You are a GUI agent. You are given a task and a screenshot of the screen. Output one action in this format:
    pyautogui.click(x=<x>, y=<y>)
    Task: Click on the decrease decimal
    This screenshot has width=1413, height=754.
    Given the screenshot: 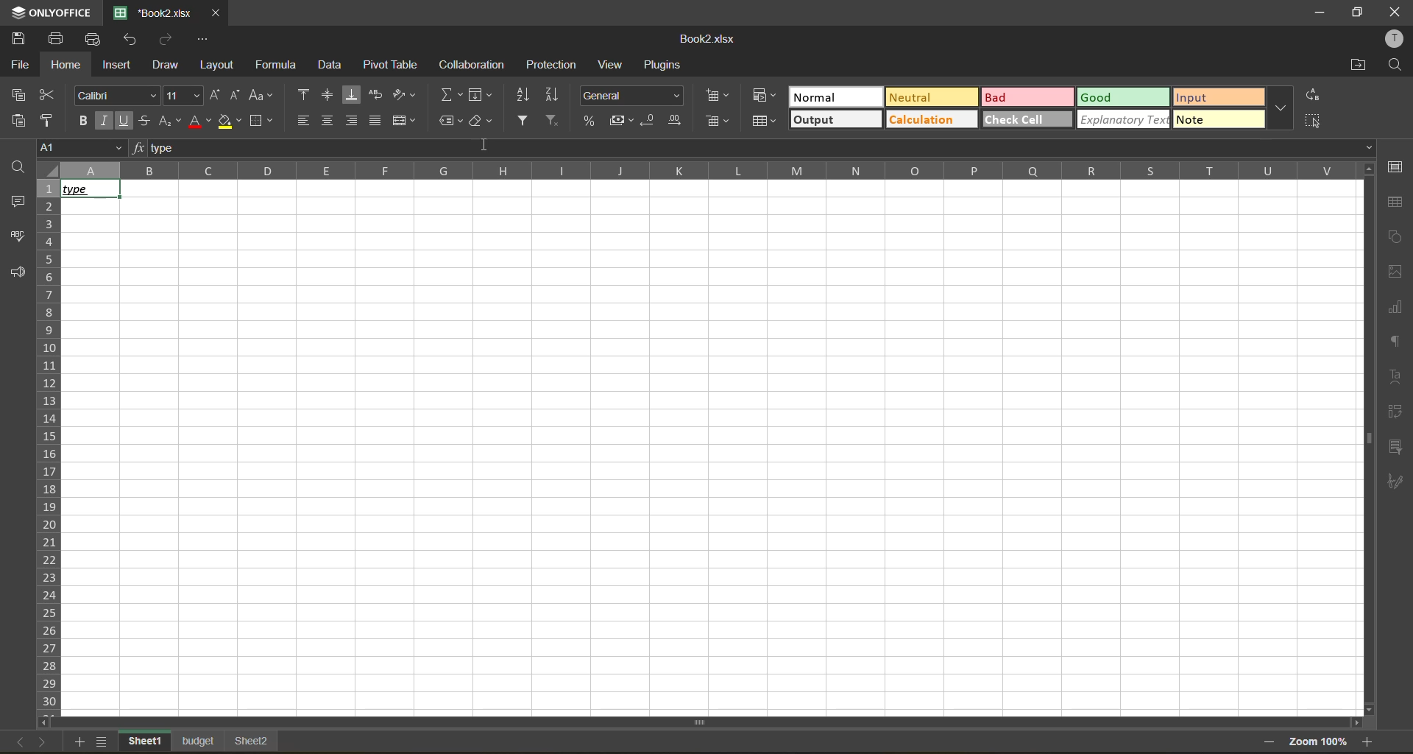 What is the action you would take?
    pyautogui.click(x=650, y=121)
    